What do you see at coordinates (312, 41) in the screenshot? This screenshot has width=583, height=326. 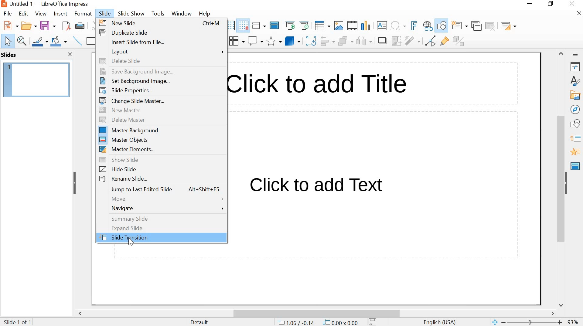 I see `Rotate` at bounding box center [312, 41].